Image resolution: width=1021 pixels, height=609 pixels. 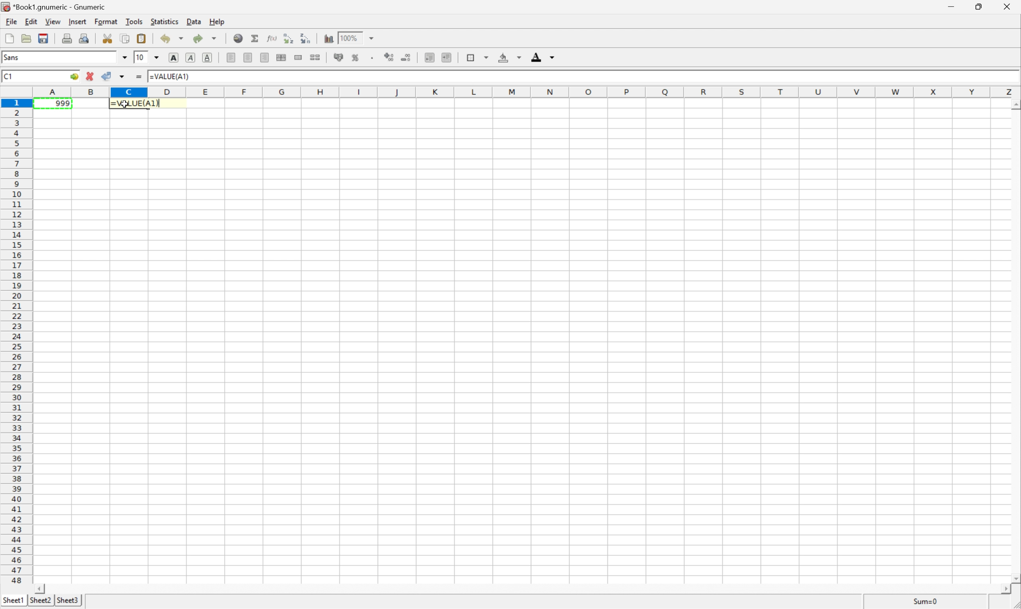 What do you see at coordinates (205, 38) in the screenshot?
I see `redo` at bounding box center [205, 38].